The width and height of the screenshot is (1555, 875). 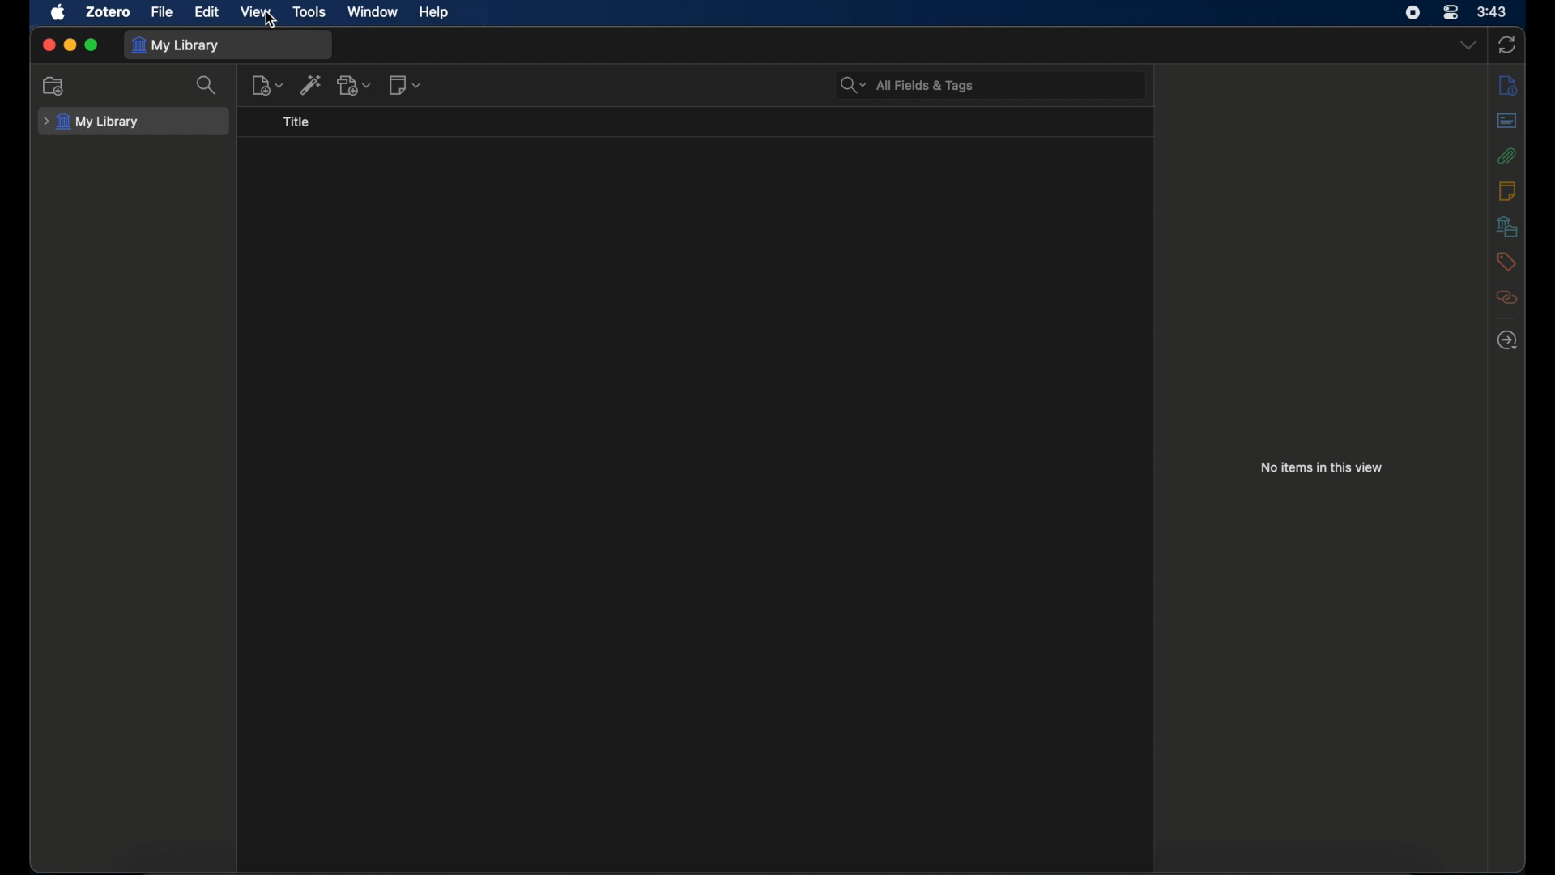 I want to click on libraries, so click(x=1506, y=226).